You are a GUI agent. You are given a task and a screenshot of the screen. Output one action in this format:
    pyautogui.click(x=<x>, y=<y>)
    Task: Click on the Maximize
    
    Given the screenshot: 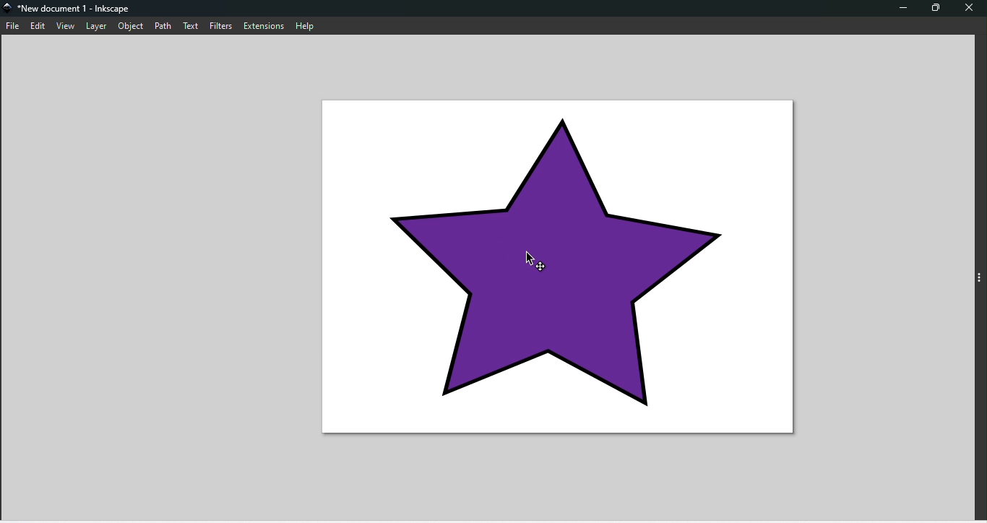 What is the action you would take?
    pyautogui.click(x=936, y=7)
    